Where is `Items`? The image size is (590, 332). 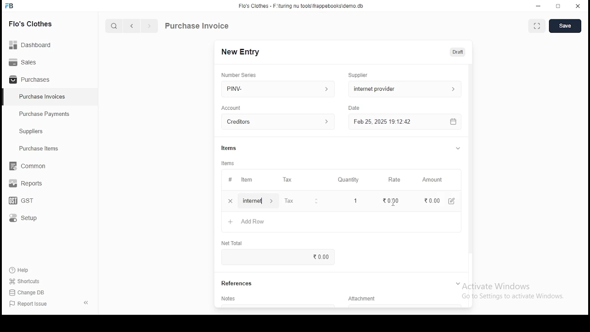 Items is located at coordinates (229, 147).